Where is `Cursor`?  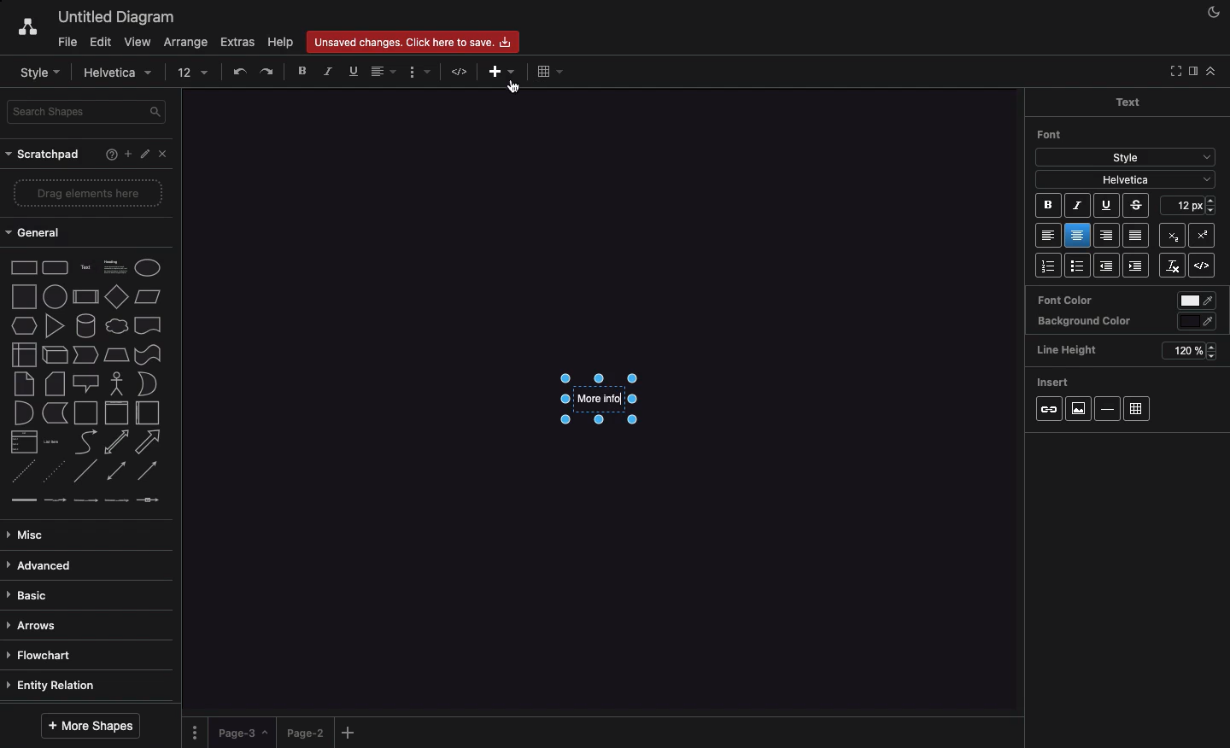 Cursor is located at coordinates (518, 85).